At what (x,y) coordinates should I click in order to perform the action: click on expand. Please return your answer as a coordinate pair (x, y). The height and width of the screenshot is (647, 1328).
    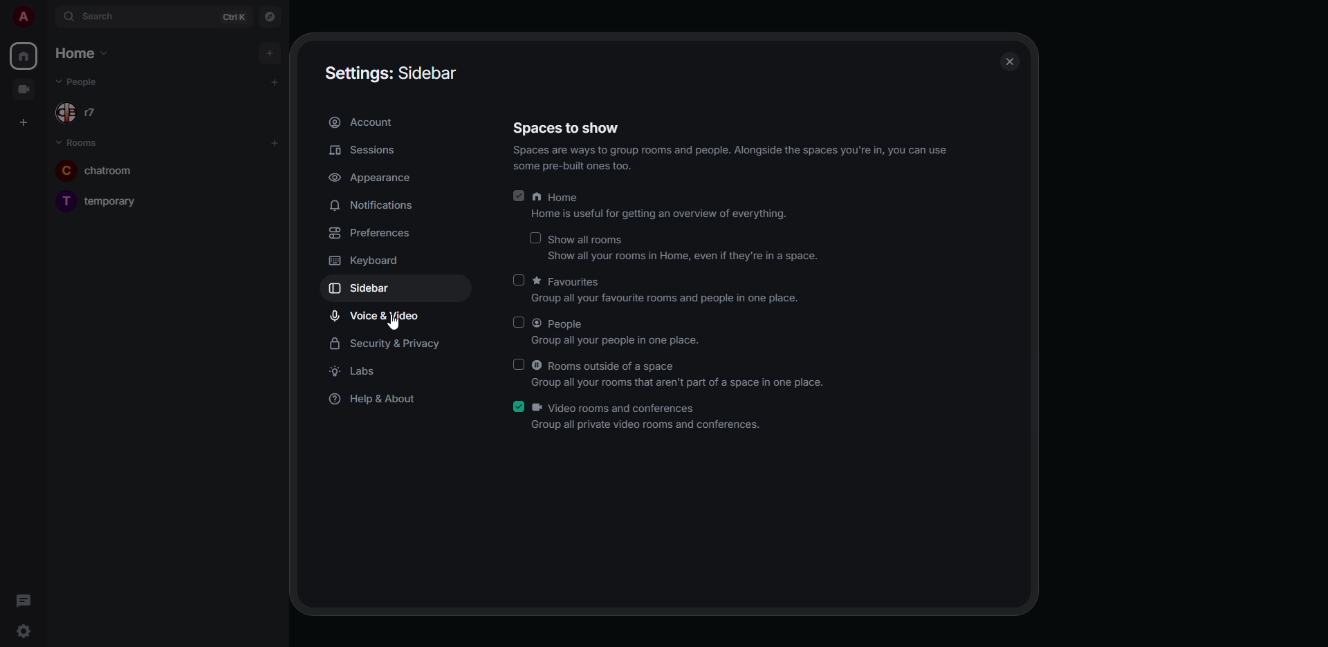
    Looking at the image, I should click on (46, 18).